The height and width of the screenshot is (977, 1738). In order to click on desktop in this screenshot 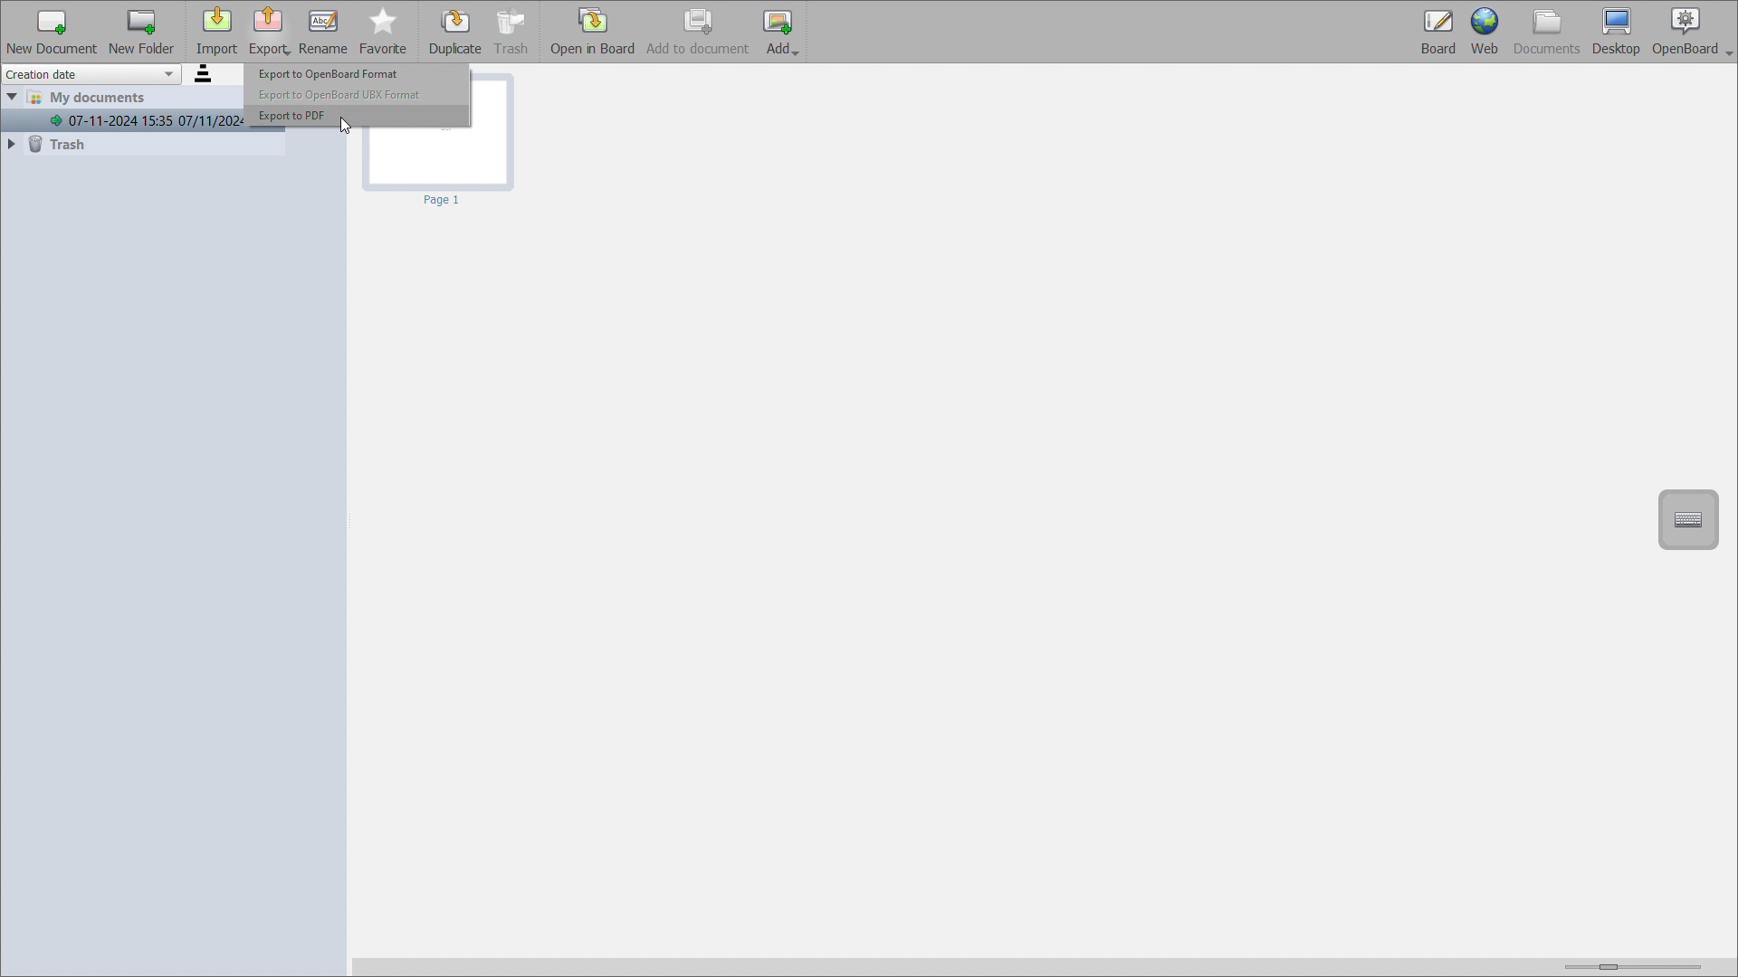, I will do `click(1617, 32)`.